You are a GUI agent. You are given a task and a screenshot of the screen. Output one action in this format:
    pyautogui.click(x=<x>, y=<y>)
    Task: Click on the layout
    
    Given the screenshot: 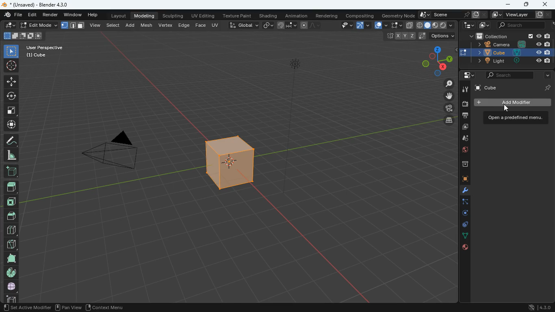 What is the action you would take?
    pyautogui.click(x=120, y=15)
    